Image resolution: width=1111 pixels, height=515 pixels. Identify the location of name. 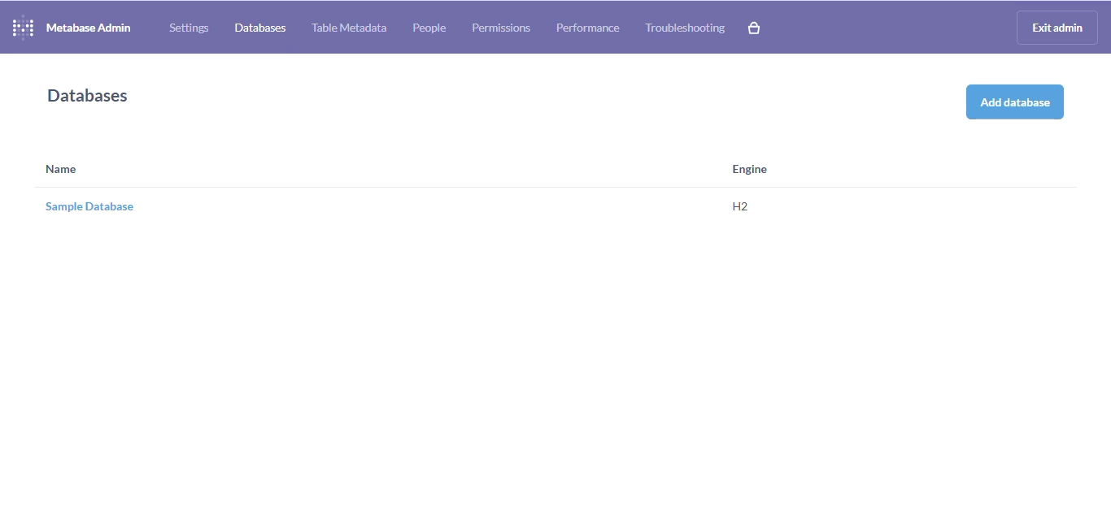
(62, 169).